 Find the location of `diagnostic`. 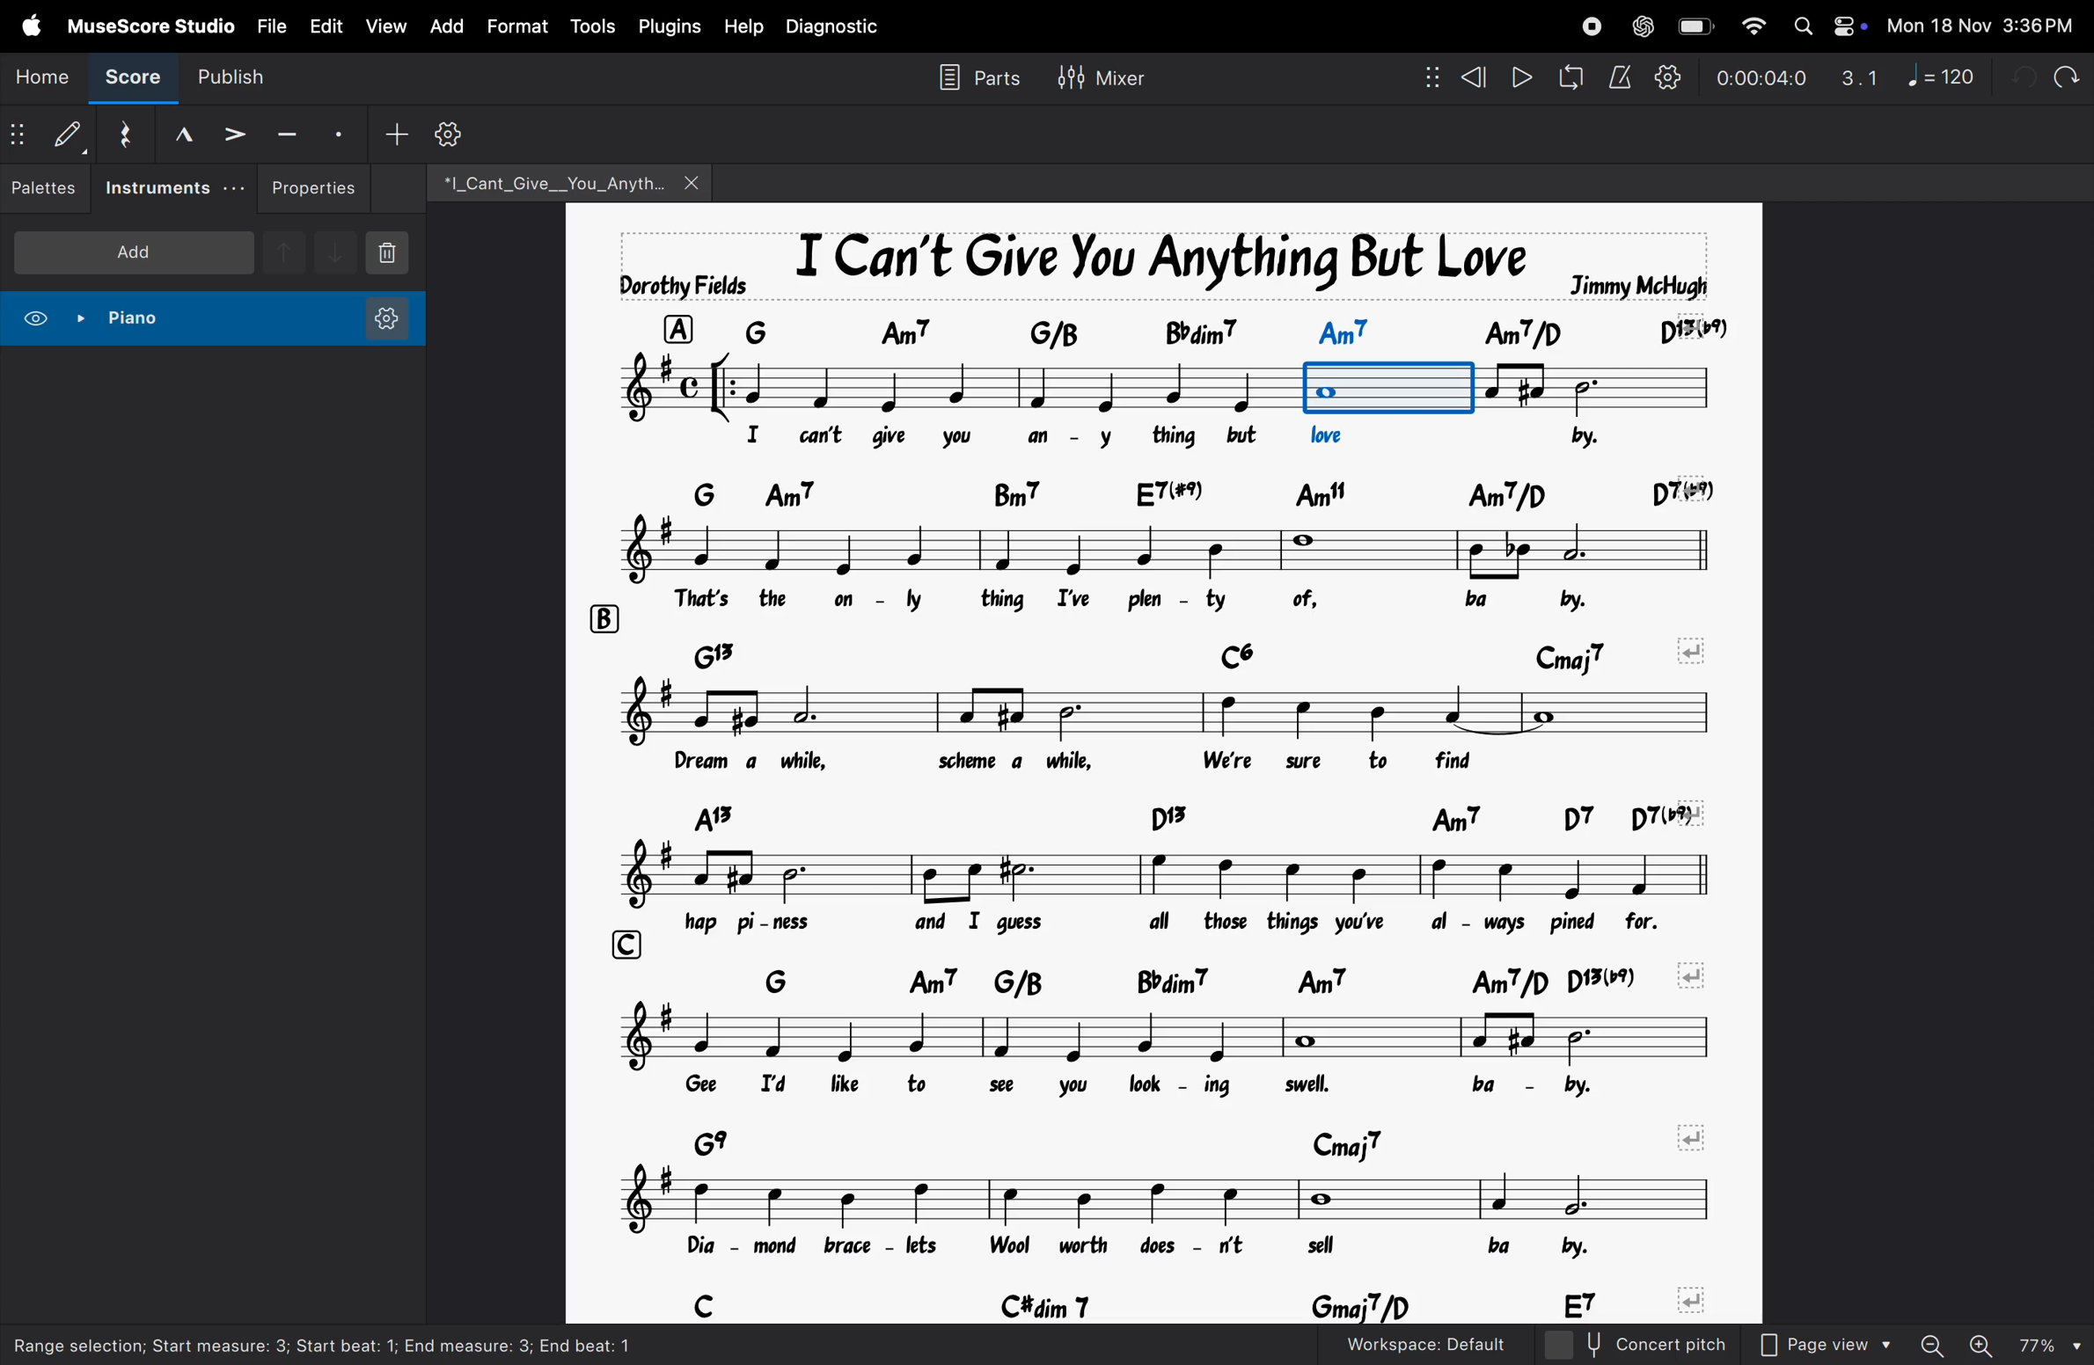

diagnostic is located at coordinates (838, 26).